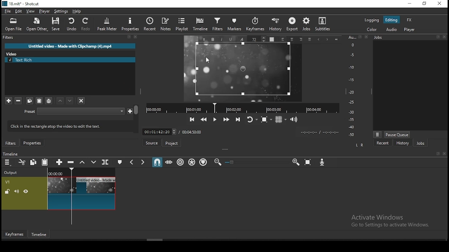 The height and width of the screenshot is (252, 449). What do you see at coordinates (129, 24) in the screenshot?
I see `properties` at bounding box center [129, 24].